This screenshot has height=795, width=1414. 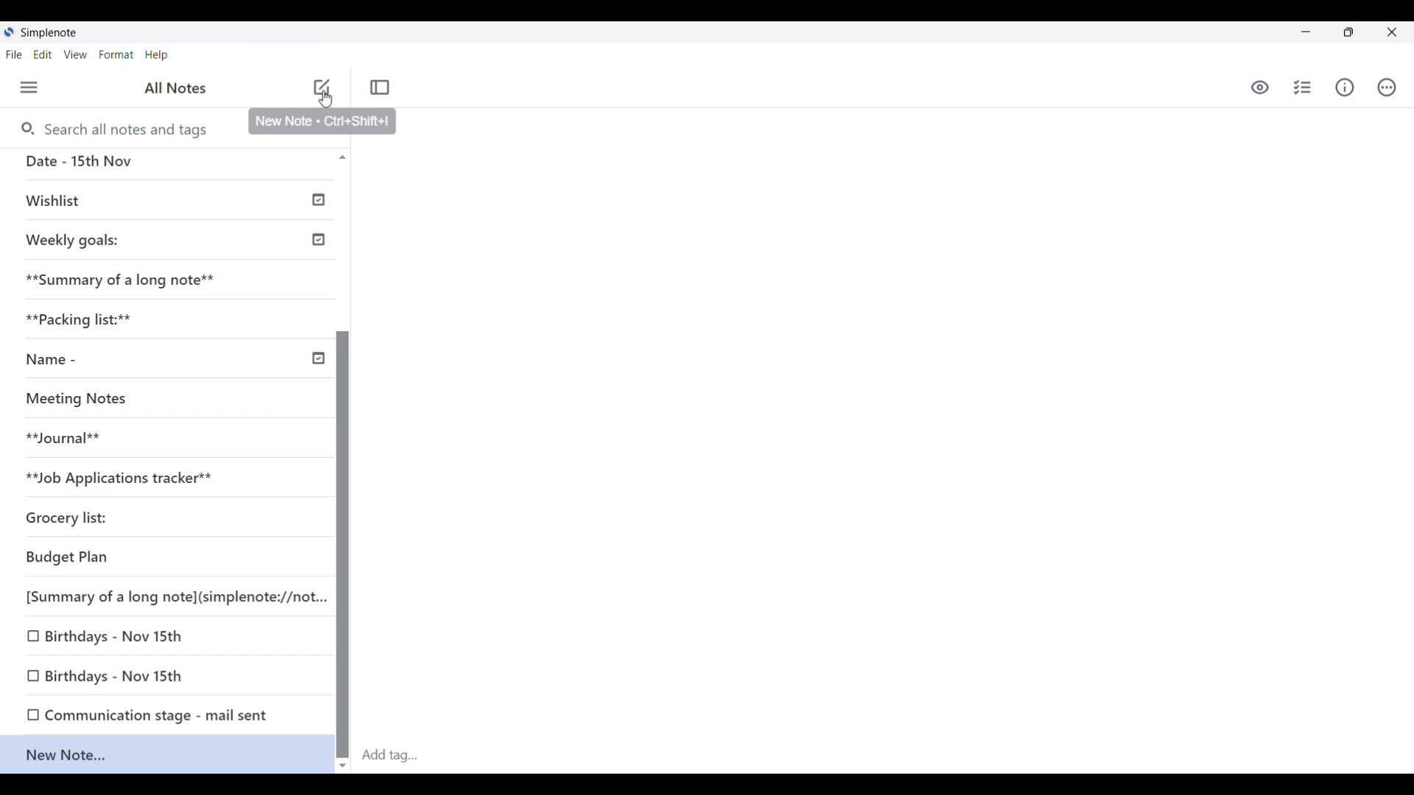 I want to click on **Journal**, so click(x=63, y=440).